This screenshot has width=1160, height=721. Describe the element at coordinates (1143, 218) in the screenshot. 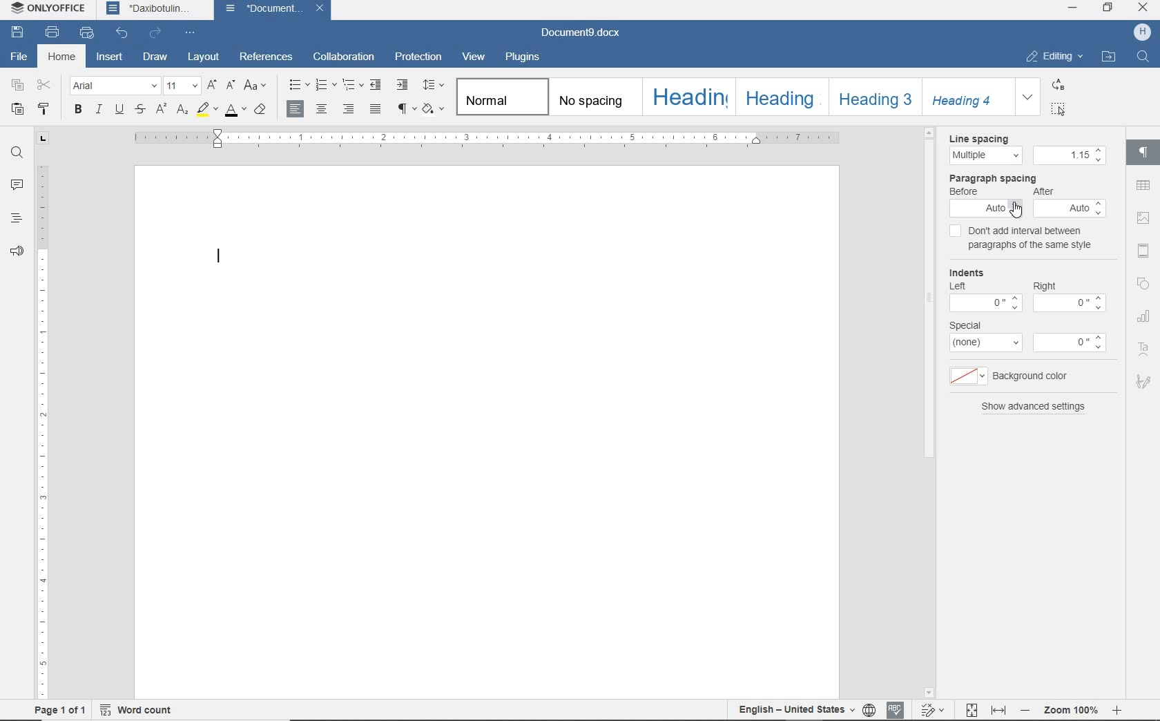

I see `image` at that location.